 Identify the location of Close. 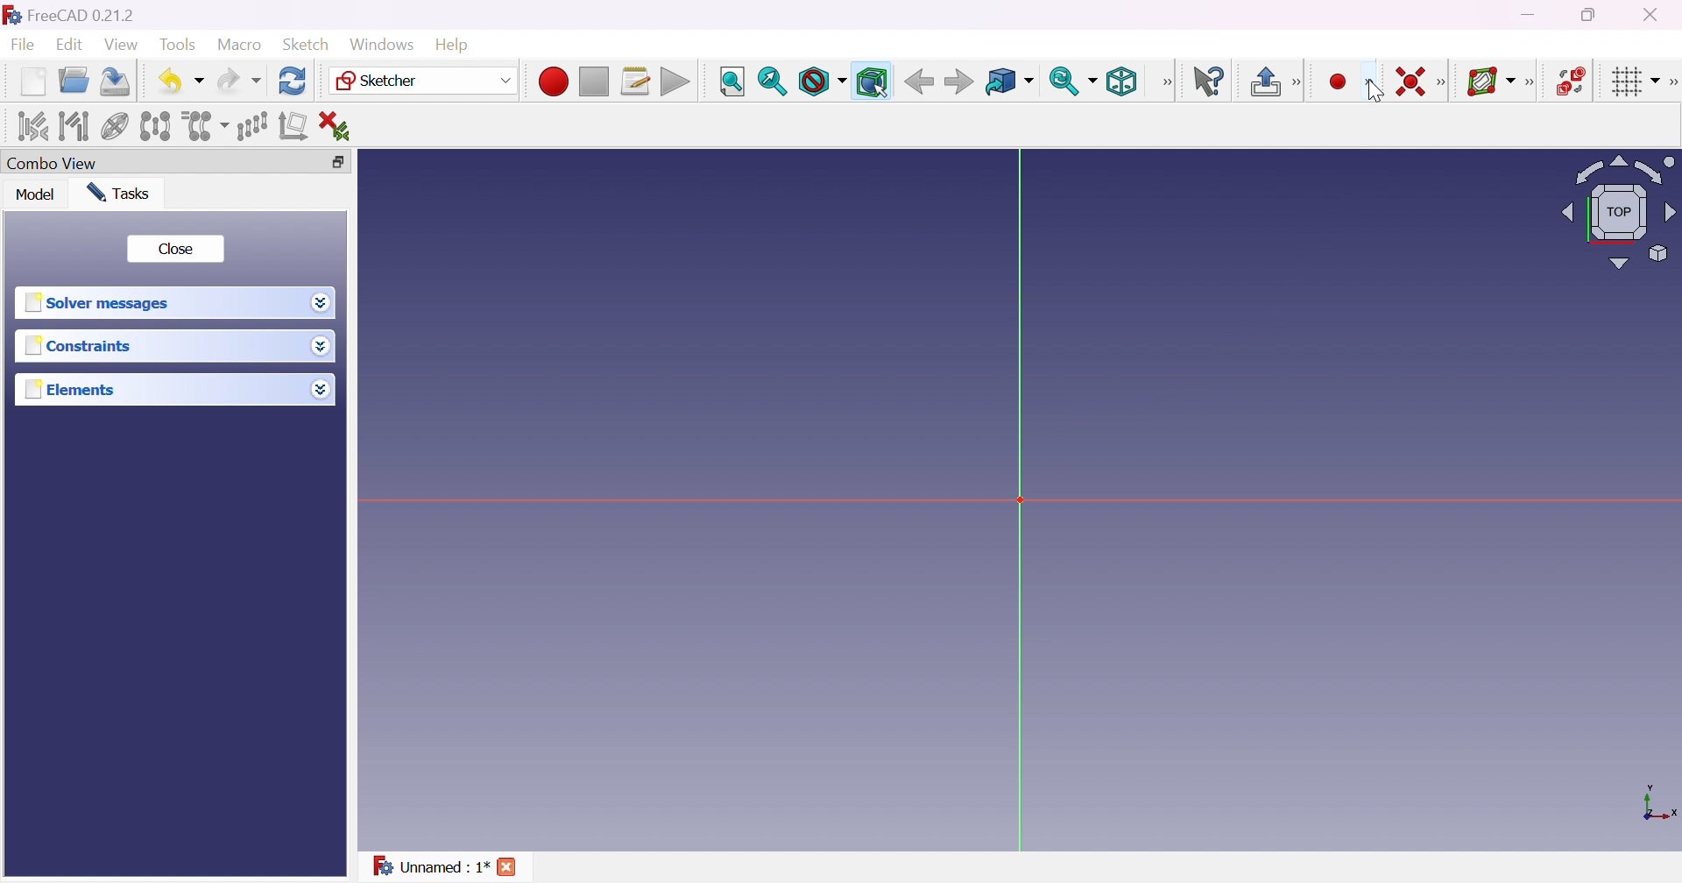
(508, 865).